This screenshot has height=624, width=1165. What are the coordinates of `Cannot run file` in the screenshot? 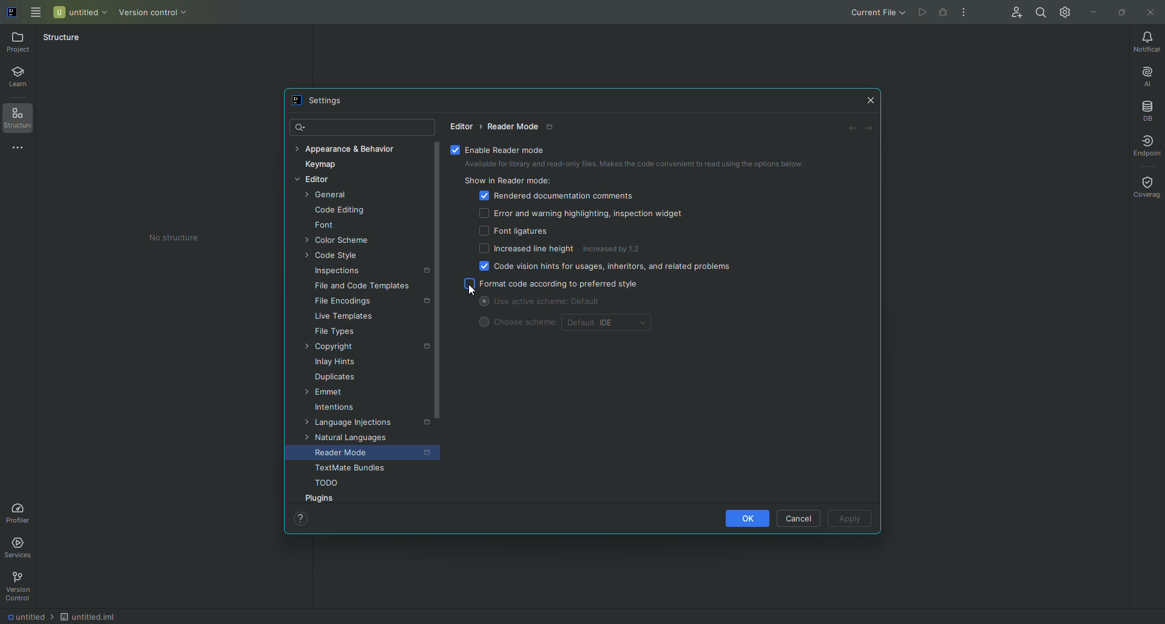 It's located at (944, 12).